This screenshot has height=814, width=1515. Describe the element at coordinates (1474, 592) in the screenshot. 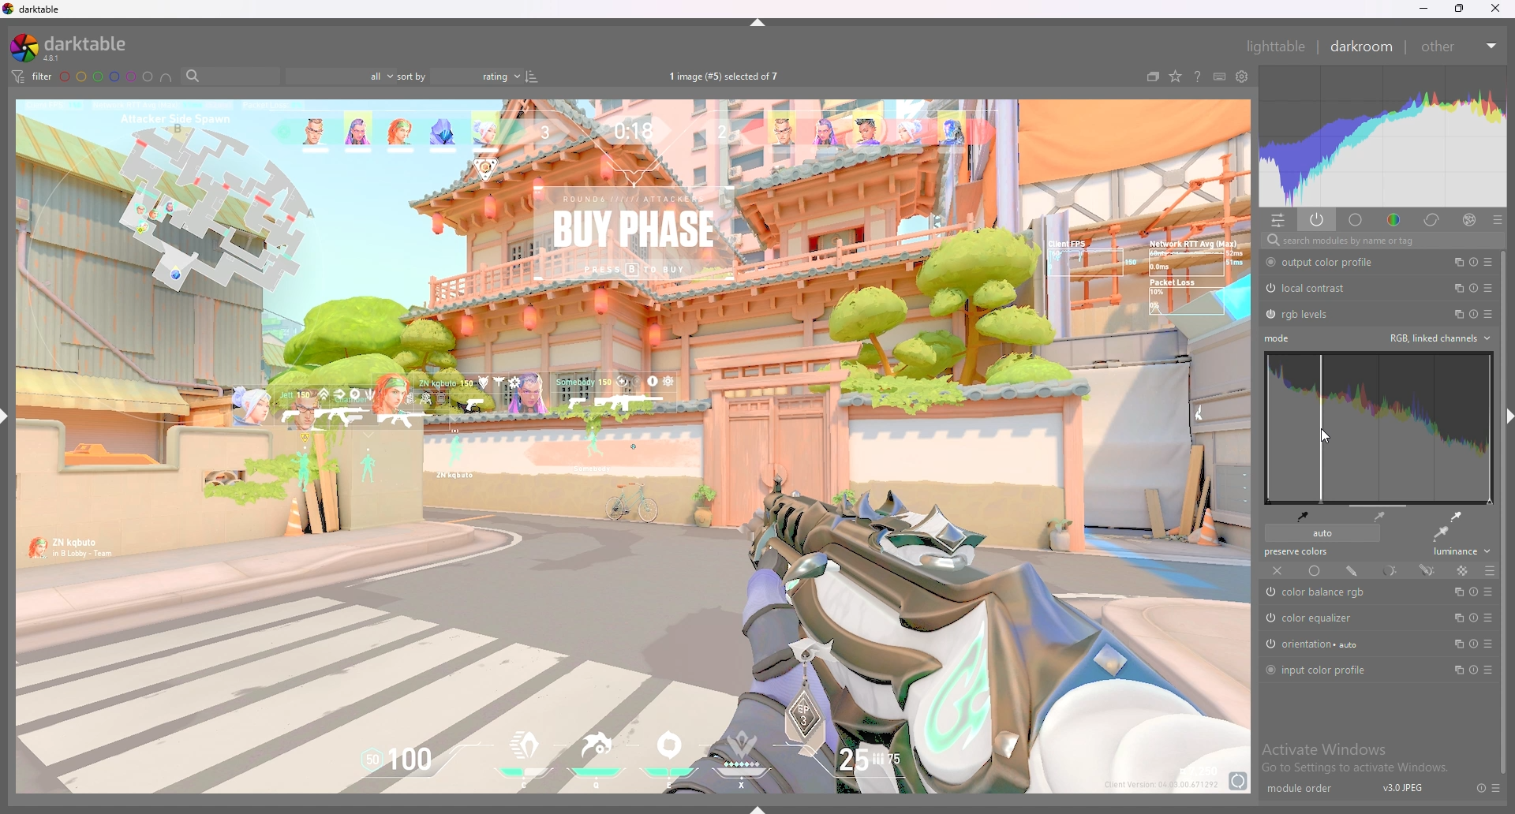

I see `play` at that location.